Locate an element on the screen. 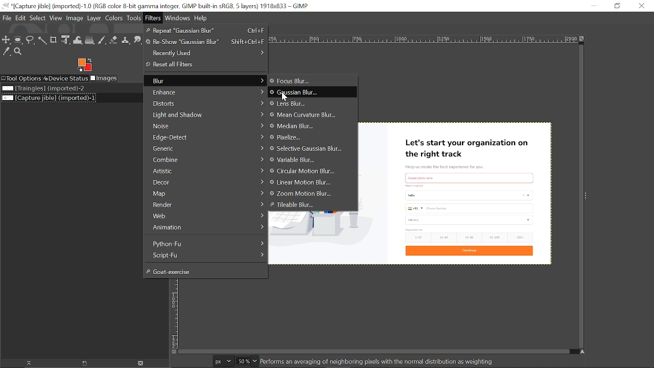  Move tool is located at coordinates (7, 40).